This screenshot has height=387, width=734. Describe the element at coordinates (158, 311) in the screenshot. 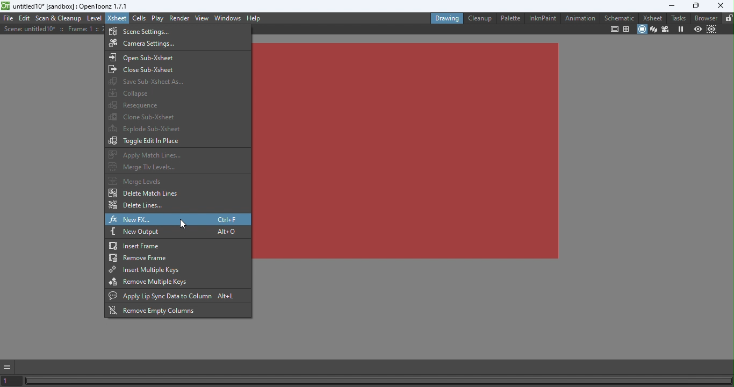

I see `Remove empty columns` at that location.